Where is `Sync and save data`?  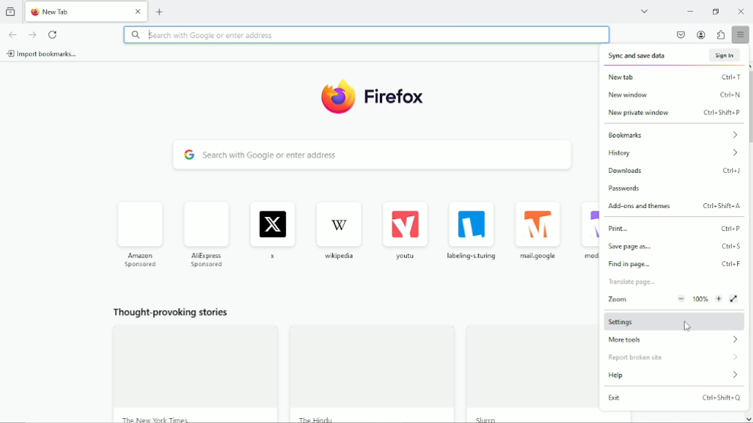 Sync and save data is located at coordinates (675, 54).